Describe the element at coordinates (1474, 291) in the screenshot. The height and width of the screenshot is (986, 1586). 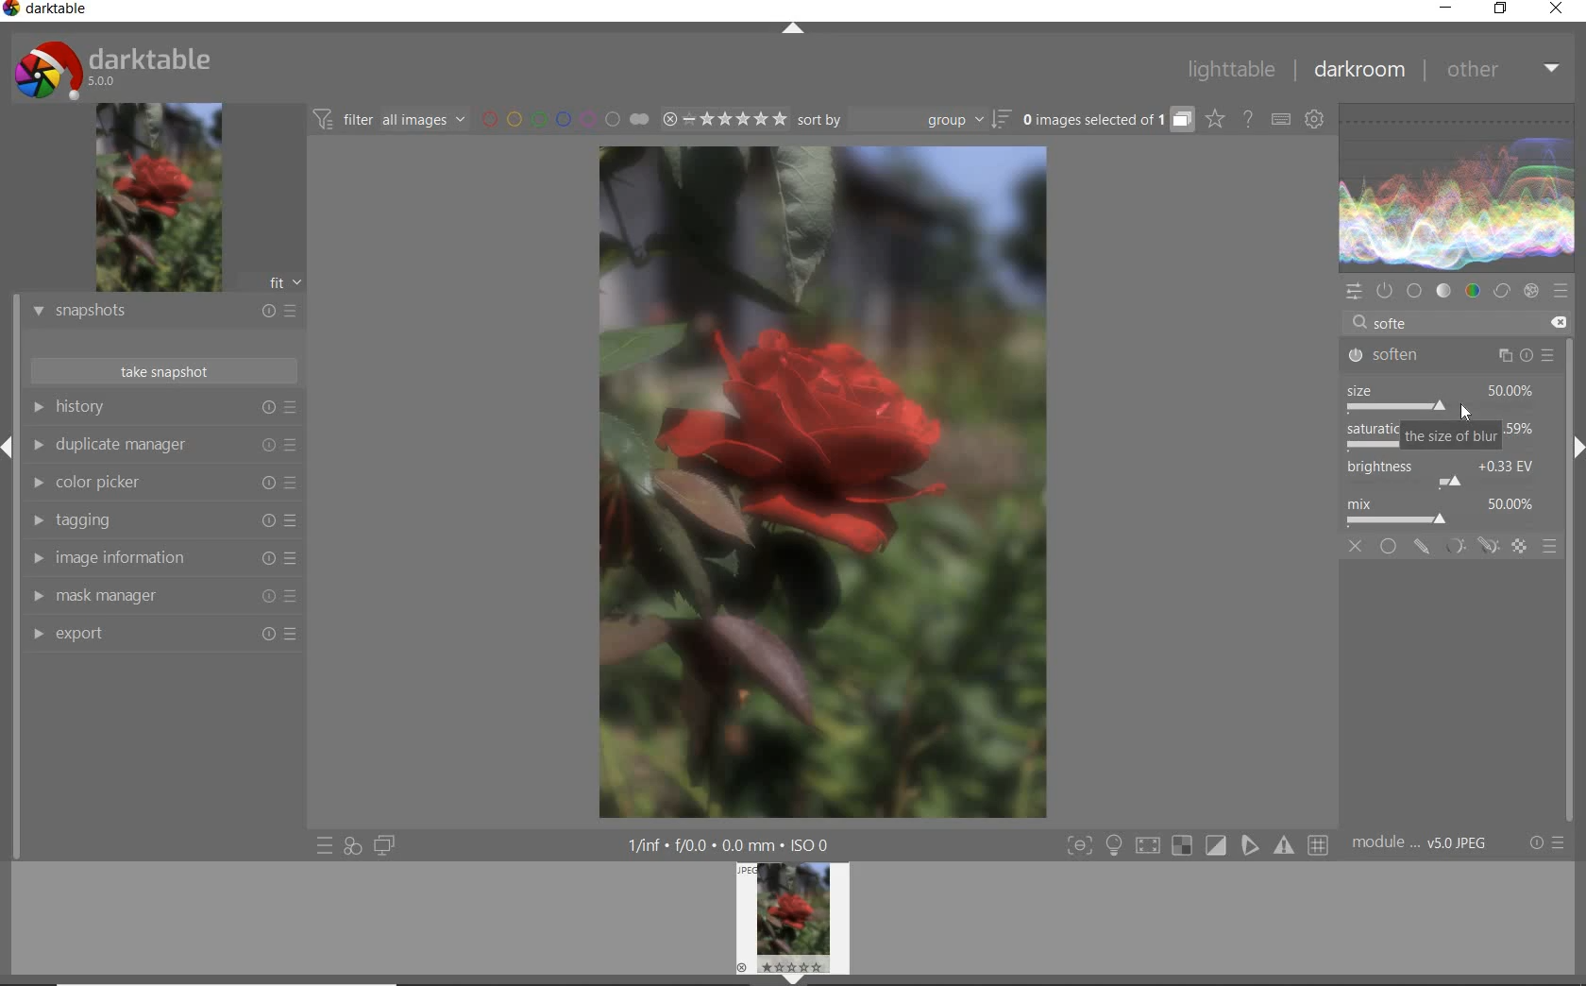
I see `color` at that location.